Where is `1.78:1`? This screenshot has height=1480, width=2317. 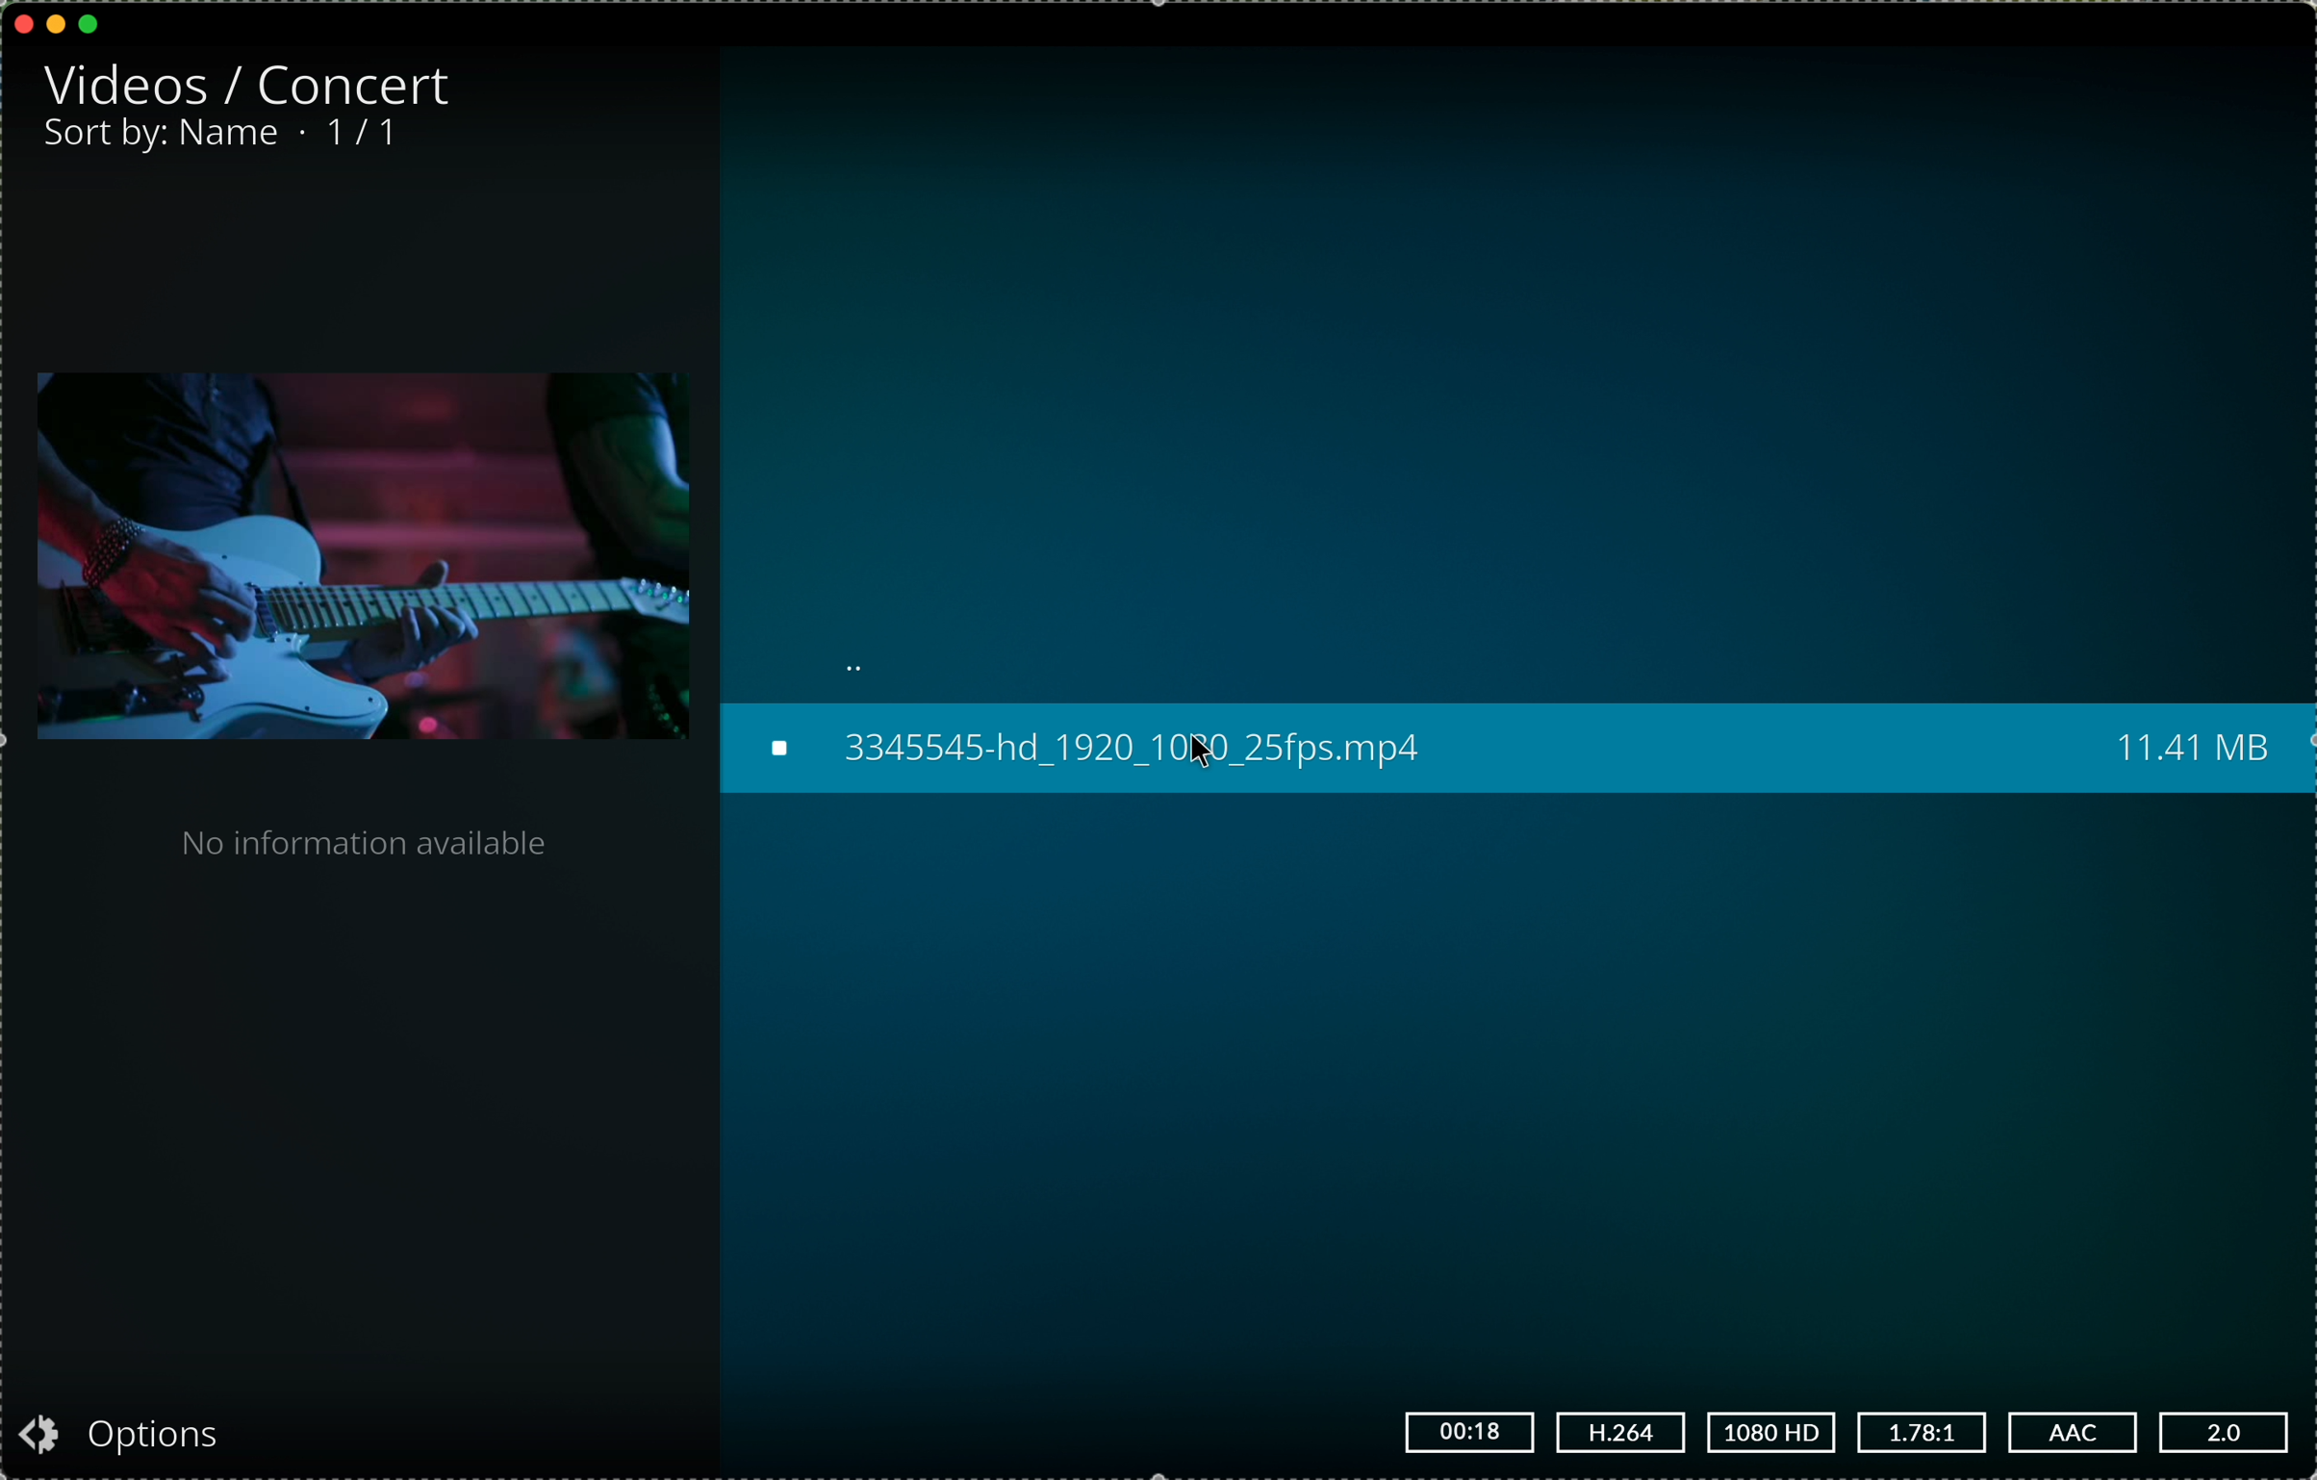
1.78:1 is located at coordinates (1922, 1433).